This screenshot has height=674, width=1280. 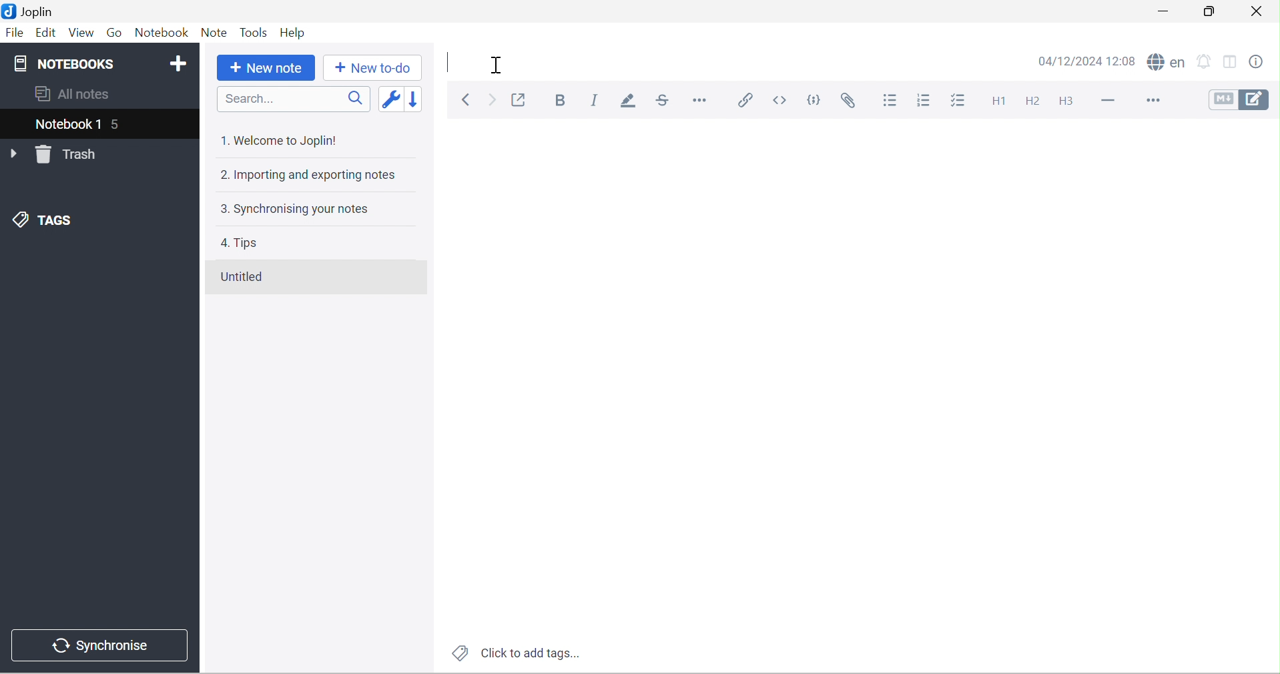 I want to click on TAGS, so click(x=45, y=220).